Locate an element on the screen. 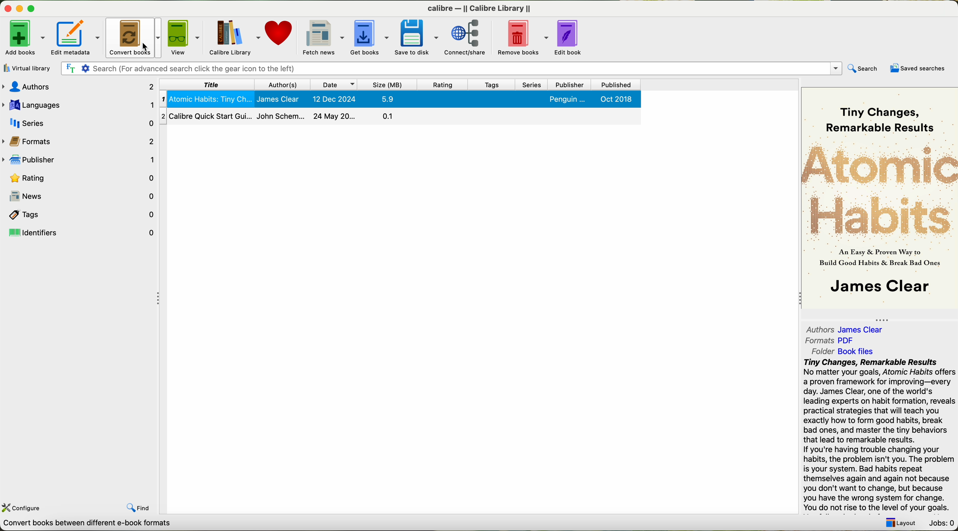  first book is located at coordinates (399, 100).